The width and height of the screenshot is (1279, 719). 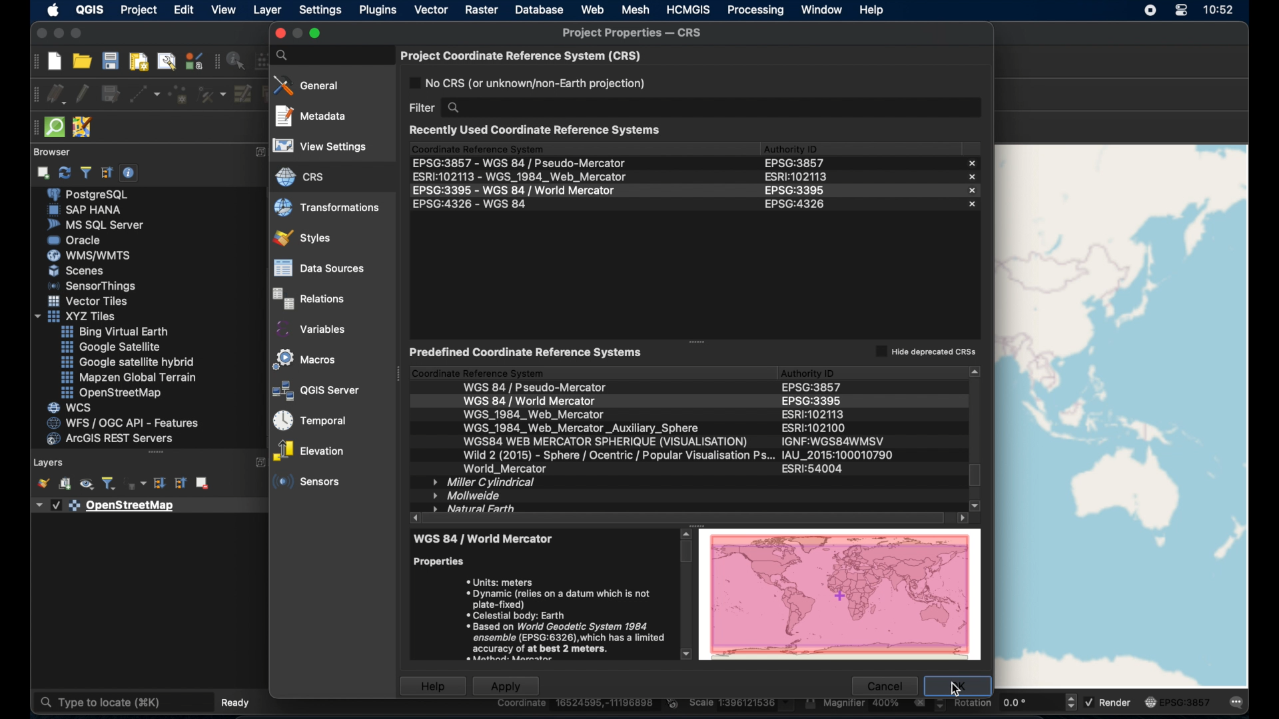 I want to click on project toolbar, so click(x=33, y=61).